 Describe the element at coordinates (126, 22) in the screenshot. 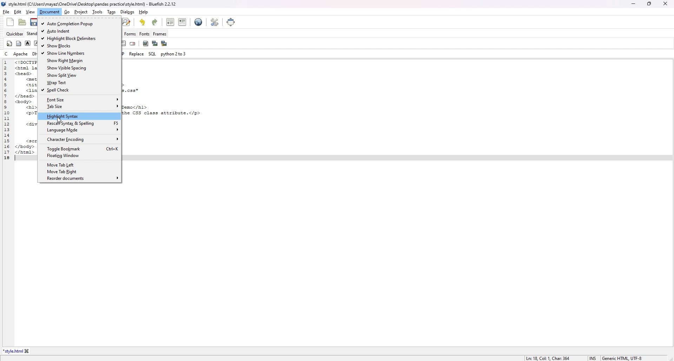

I see `advanced find and replace` at that location.